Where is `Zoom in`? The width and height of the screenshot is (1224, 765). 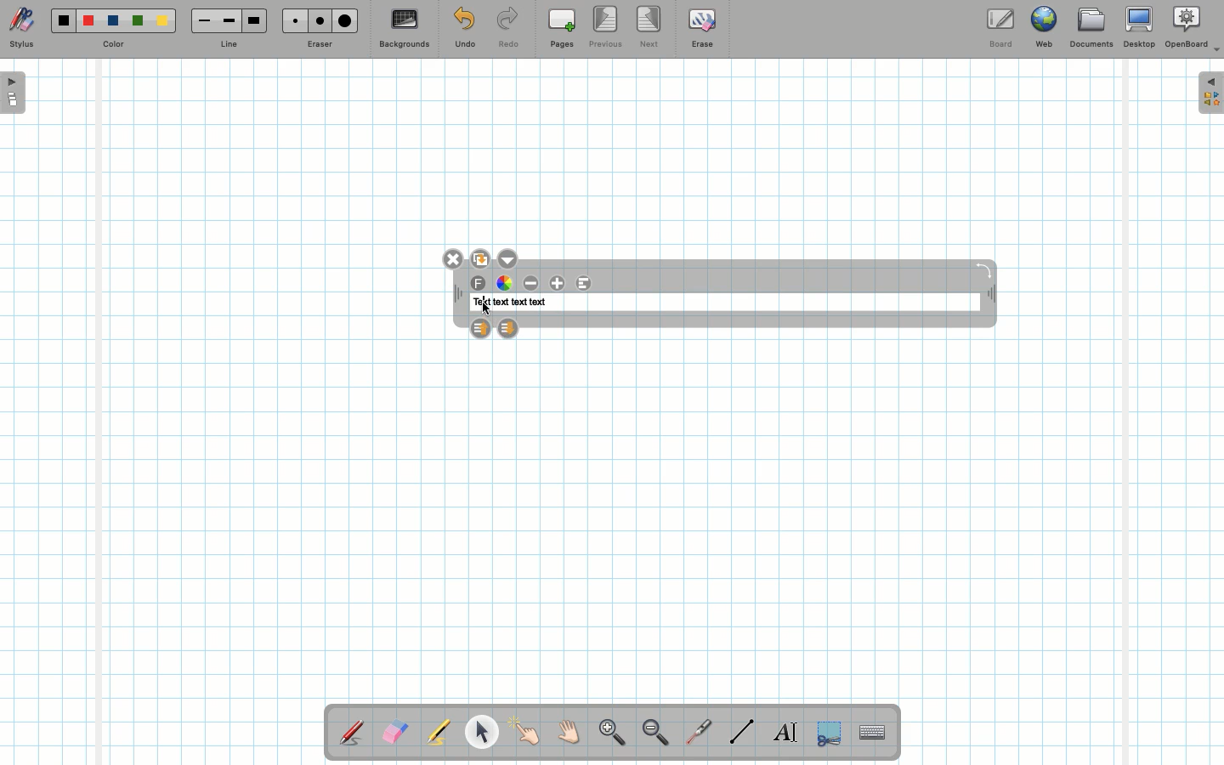 Zoom in is located at coordinates (608, 734).